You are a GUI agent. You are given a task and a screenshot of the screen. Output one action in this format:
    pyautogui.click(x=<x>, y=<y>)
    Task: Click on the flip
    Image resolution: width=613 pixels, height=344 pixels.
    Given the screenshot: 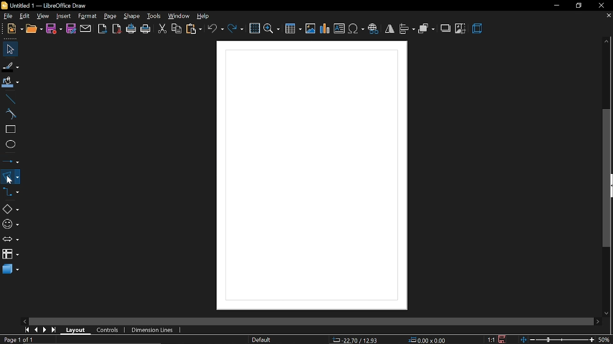 What is the action you would take?
    pyautogui.click(x=390, y=29)
    